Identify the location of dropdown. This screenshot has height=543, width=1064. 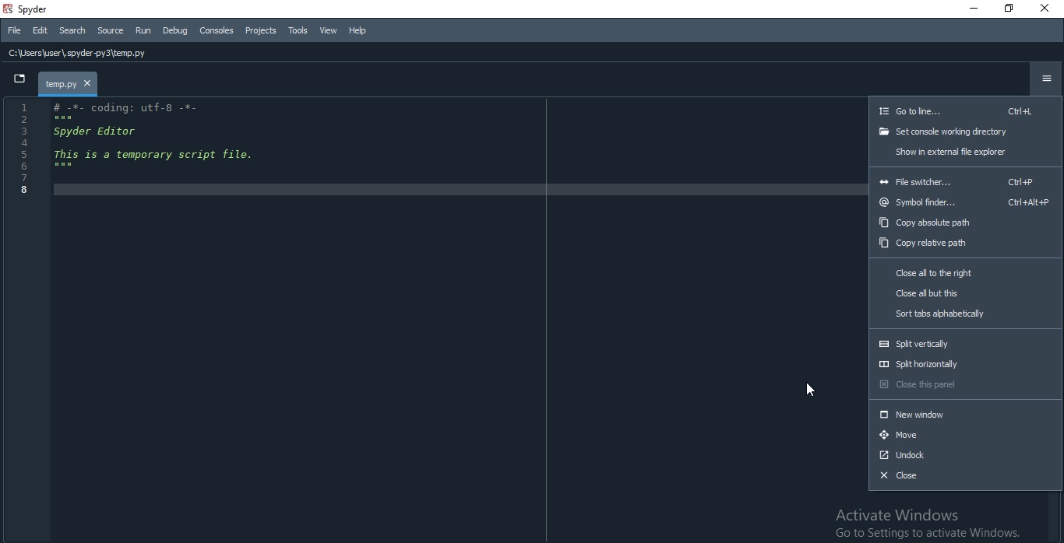
(19, 81).